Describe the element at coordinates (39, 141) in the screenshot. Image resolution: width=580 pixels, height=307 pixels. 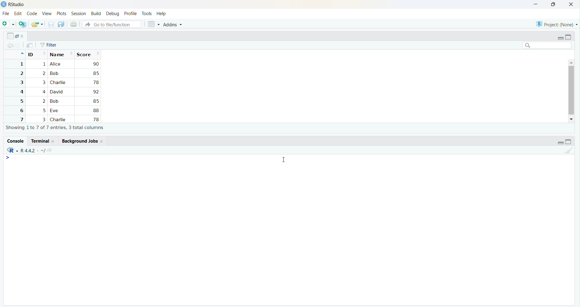
I see `terminal` at that location.